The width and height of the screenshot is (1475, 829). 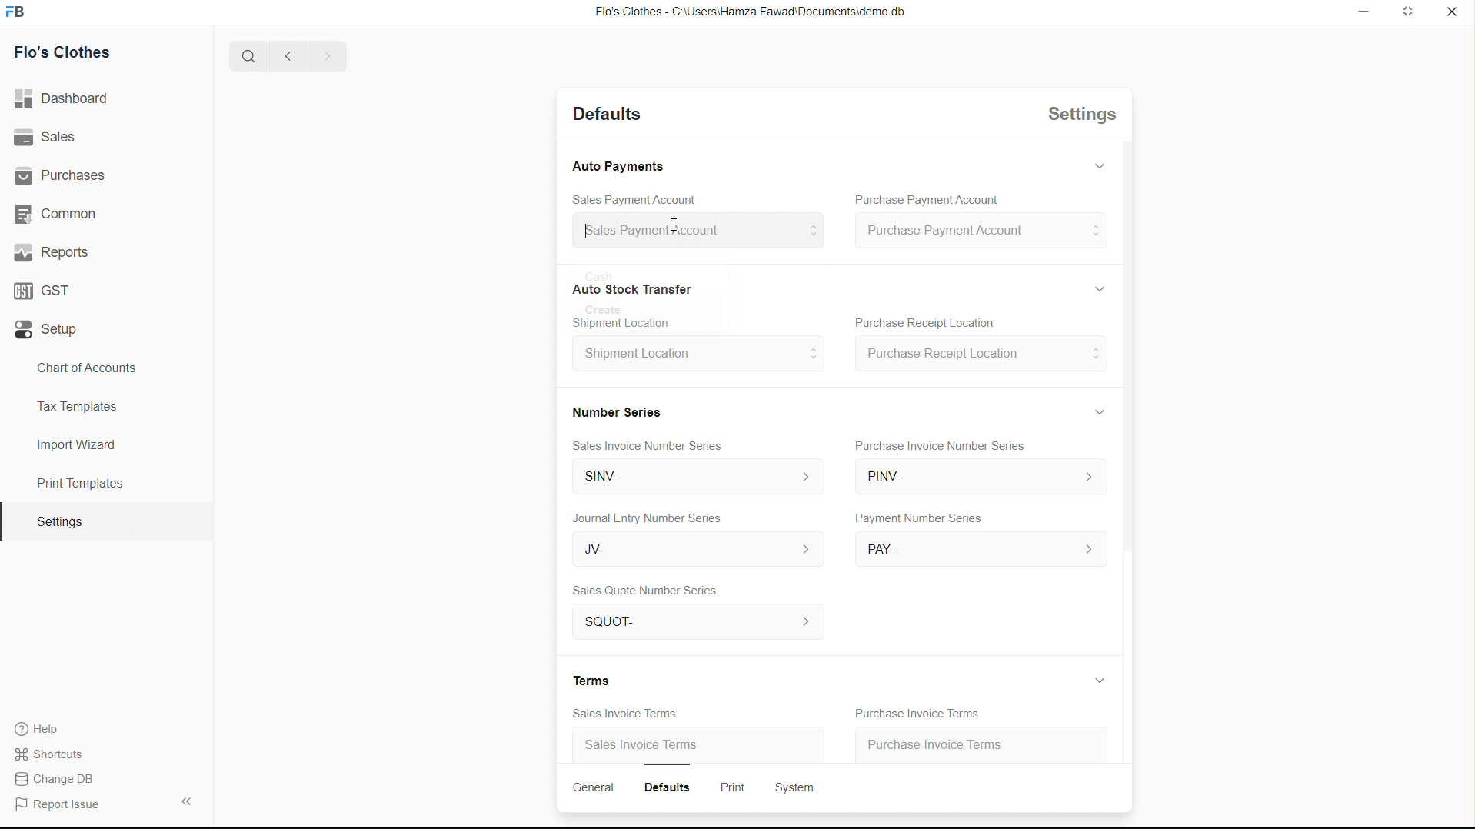 I want to click on ' Reports, so click(x=55, y=251).